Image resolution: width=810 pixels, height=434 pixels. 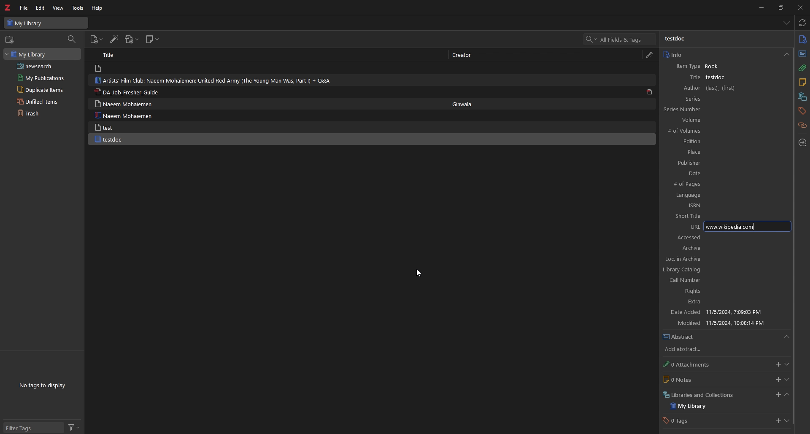 I want to click on Series Number, so click(x=705, y=110).